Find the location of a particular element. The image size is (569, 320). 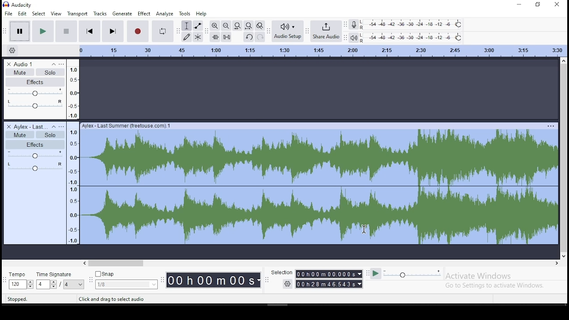

zoom toggle is located at coordinates (260, 26).